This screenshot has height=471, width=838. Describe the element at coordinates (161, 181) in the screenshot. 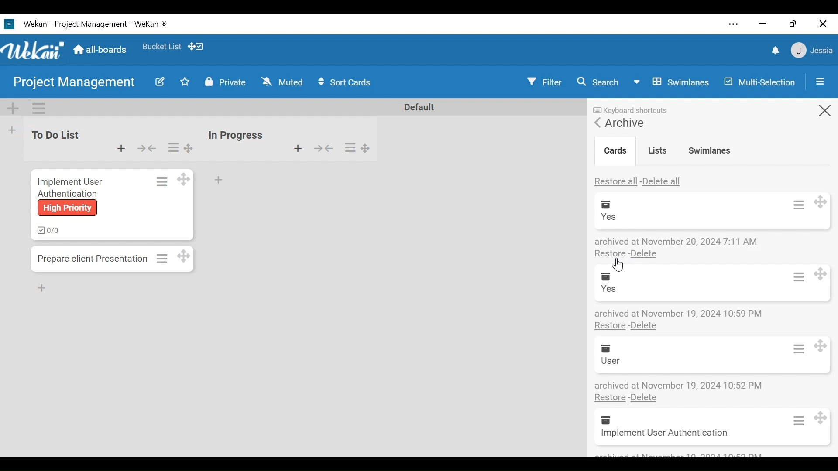

I see `Card actions` at that location.